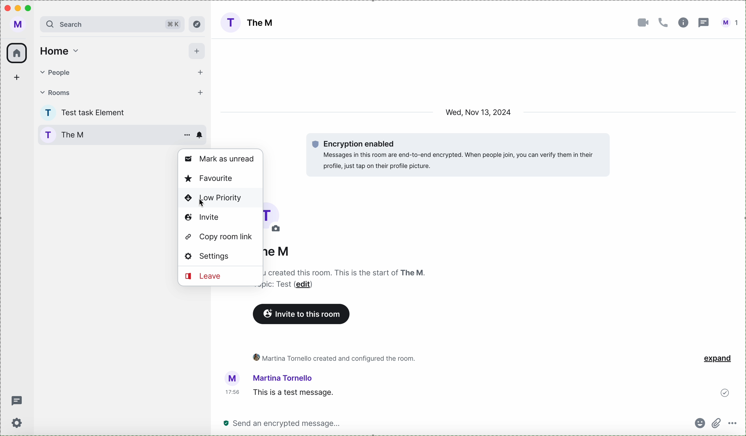  I want to click on add, so click(201, 74).